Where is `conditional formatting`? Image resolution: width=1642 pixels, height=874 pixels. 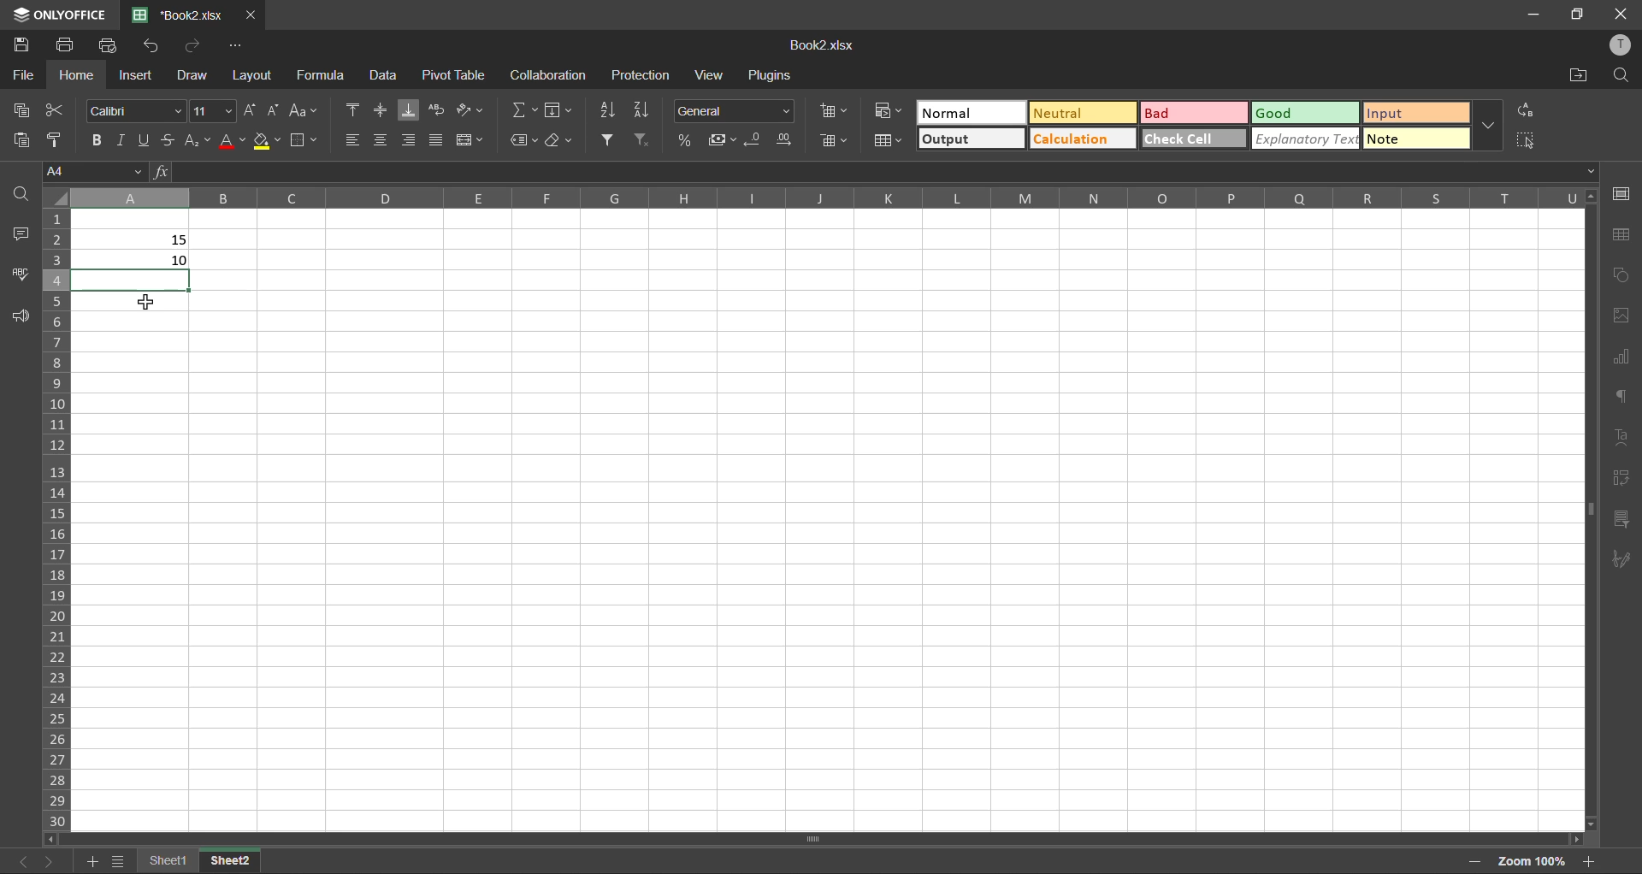 conditional formatting is located at coordinates (889, 110).